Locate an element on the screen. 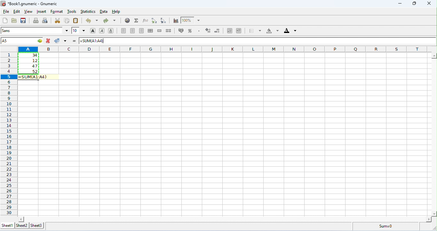 The width and height of the screenshot is (437, 231). background is located at coordinates (273, 31).